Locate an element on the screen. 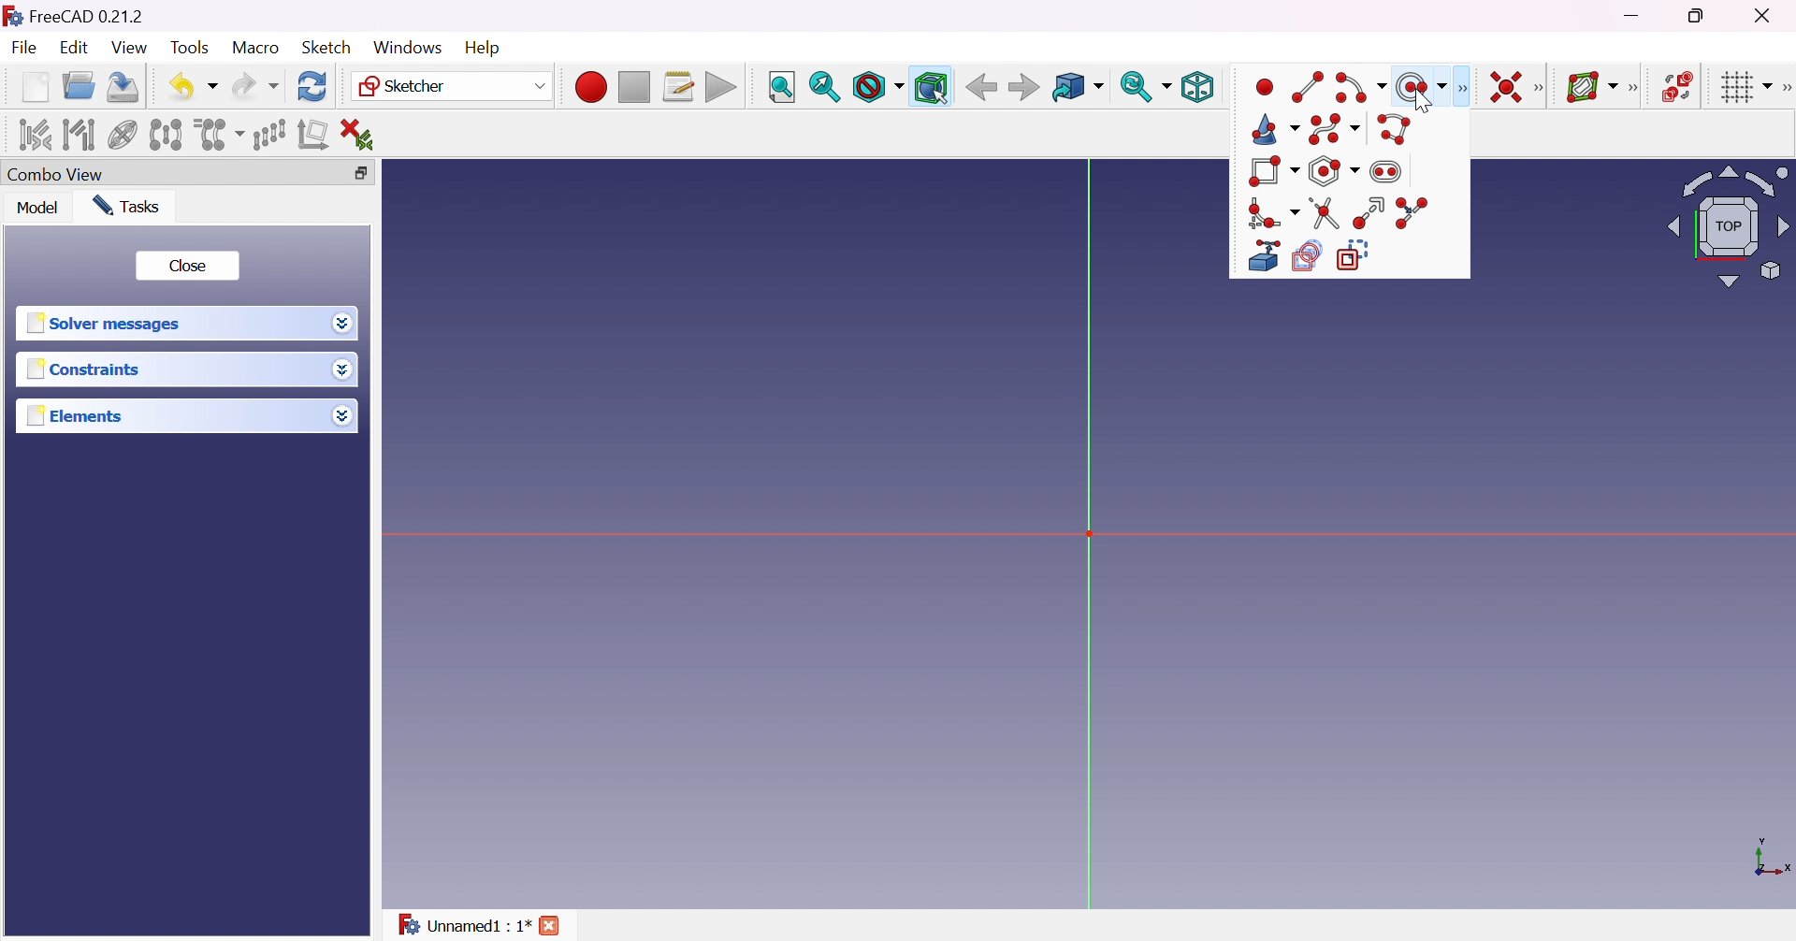  Create B-spline is located at coordinates (1334, 129).